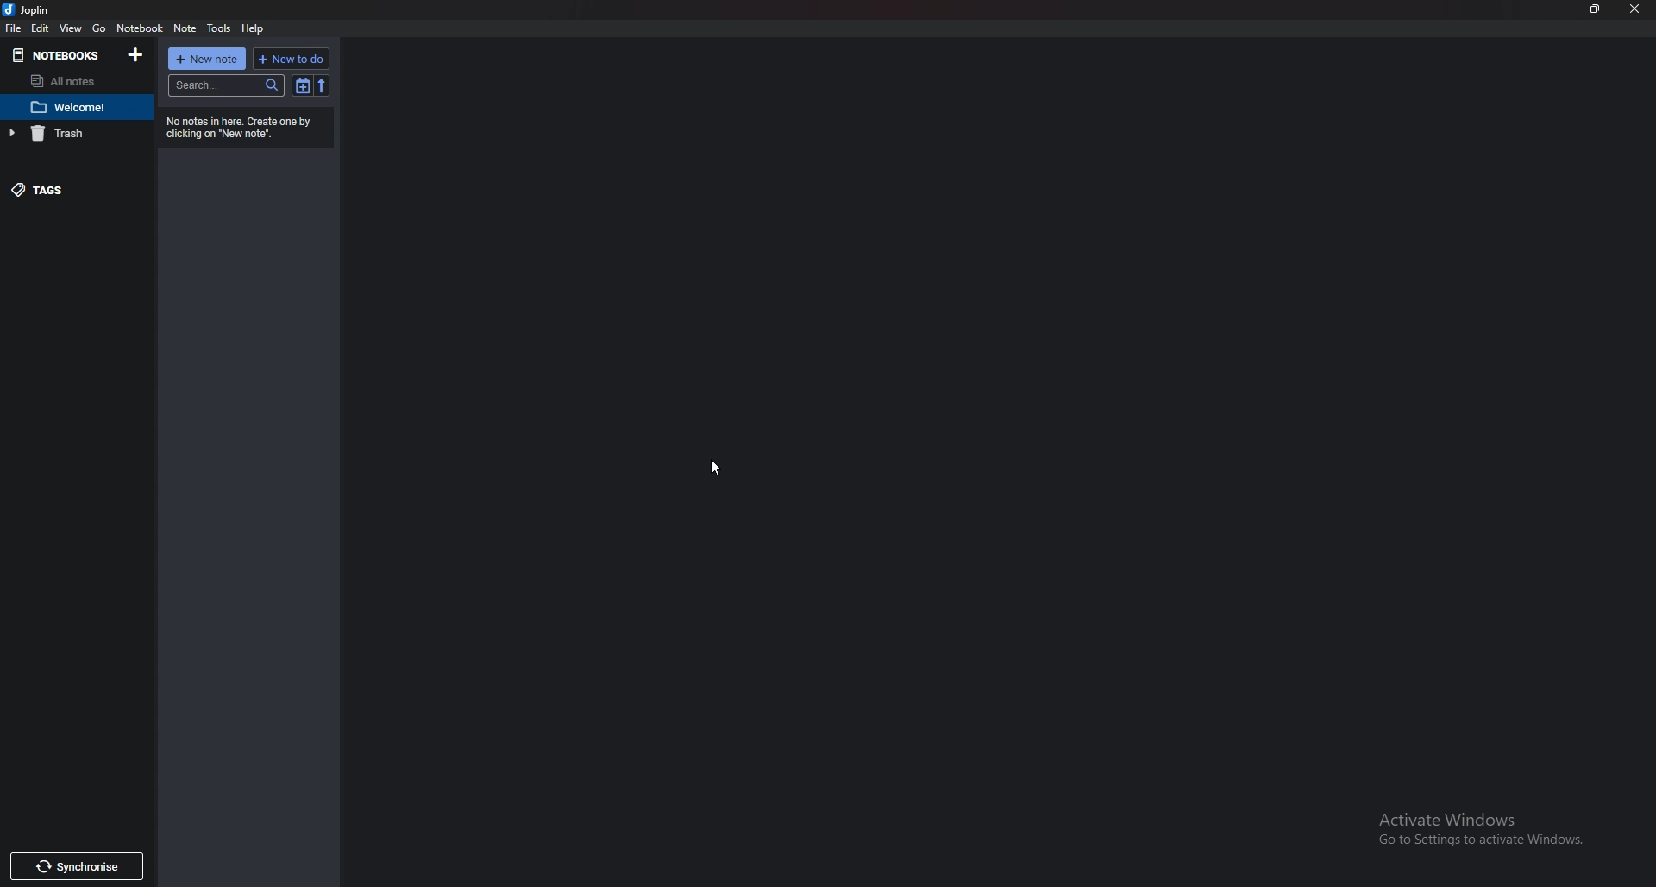  Describe the element at coordinates (292, 59) in the screenshot. I see `New to do` at that location.